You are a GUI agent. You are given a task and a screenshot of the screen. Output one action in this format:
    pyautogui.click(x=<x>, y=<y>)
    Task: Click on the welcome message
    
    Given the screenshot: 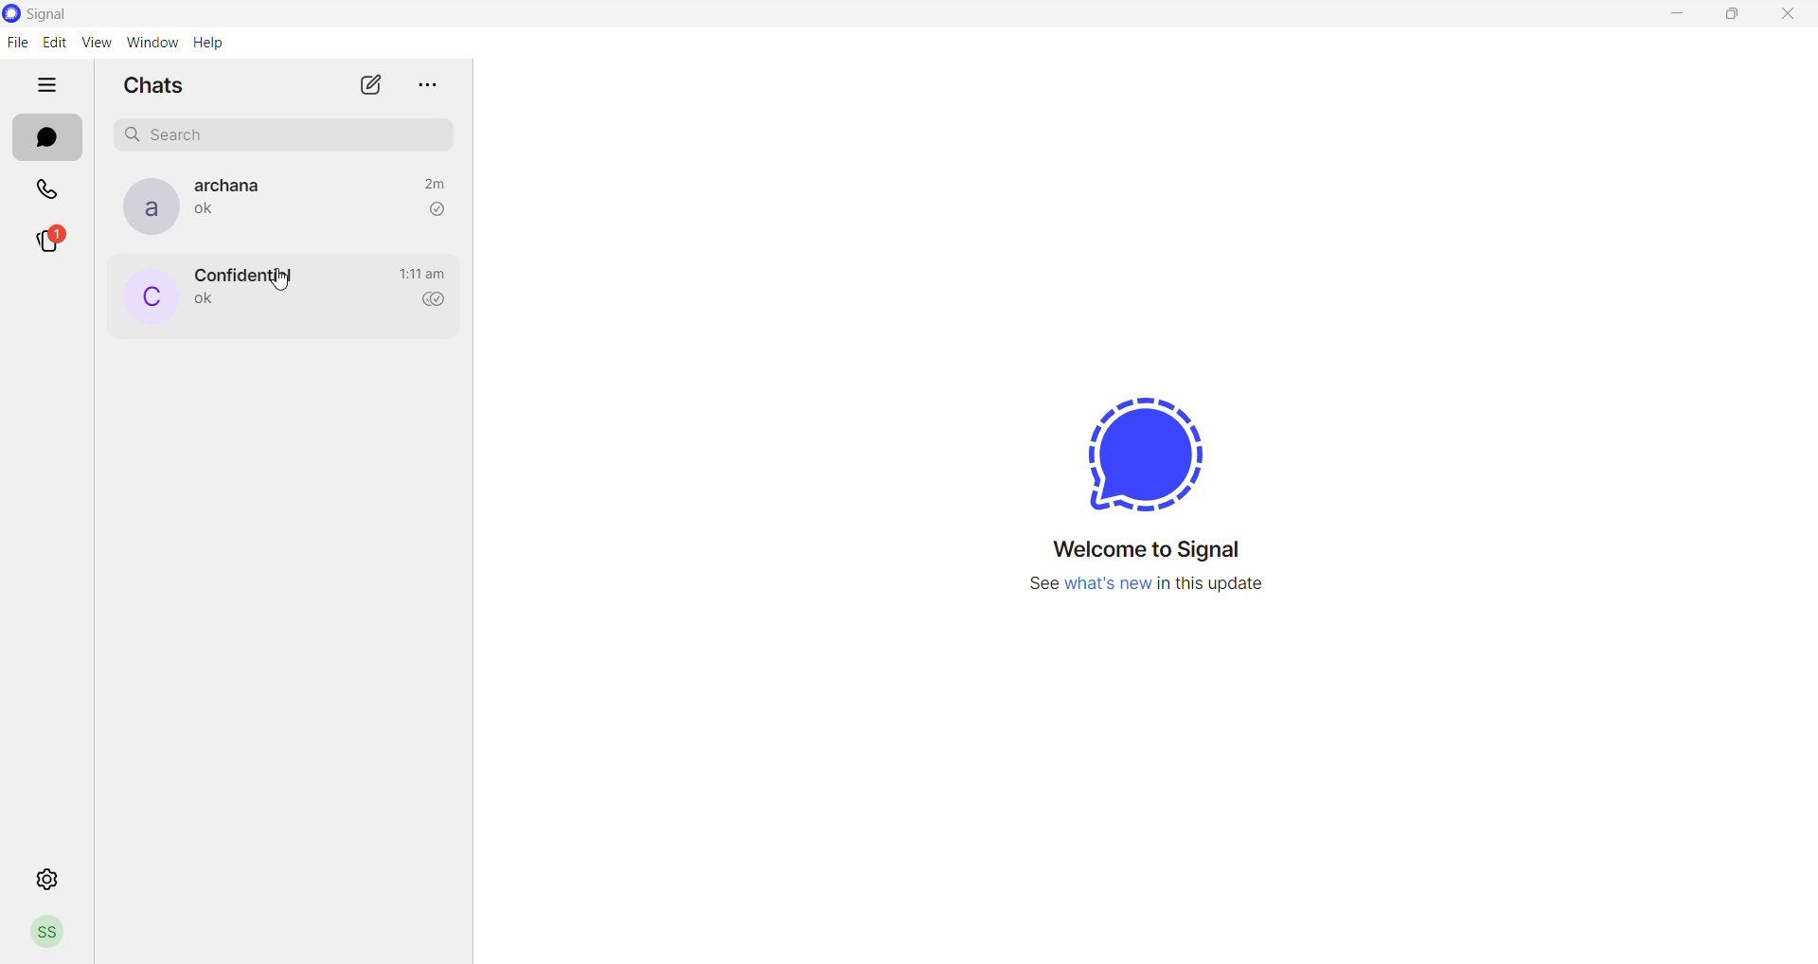 What is the action you would take?
    pyautogui.click(x=1158, y=551)
    